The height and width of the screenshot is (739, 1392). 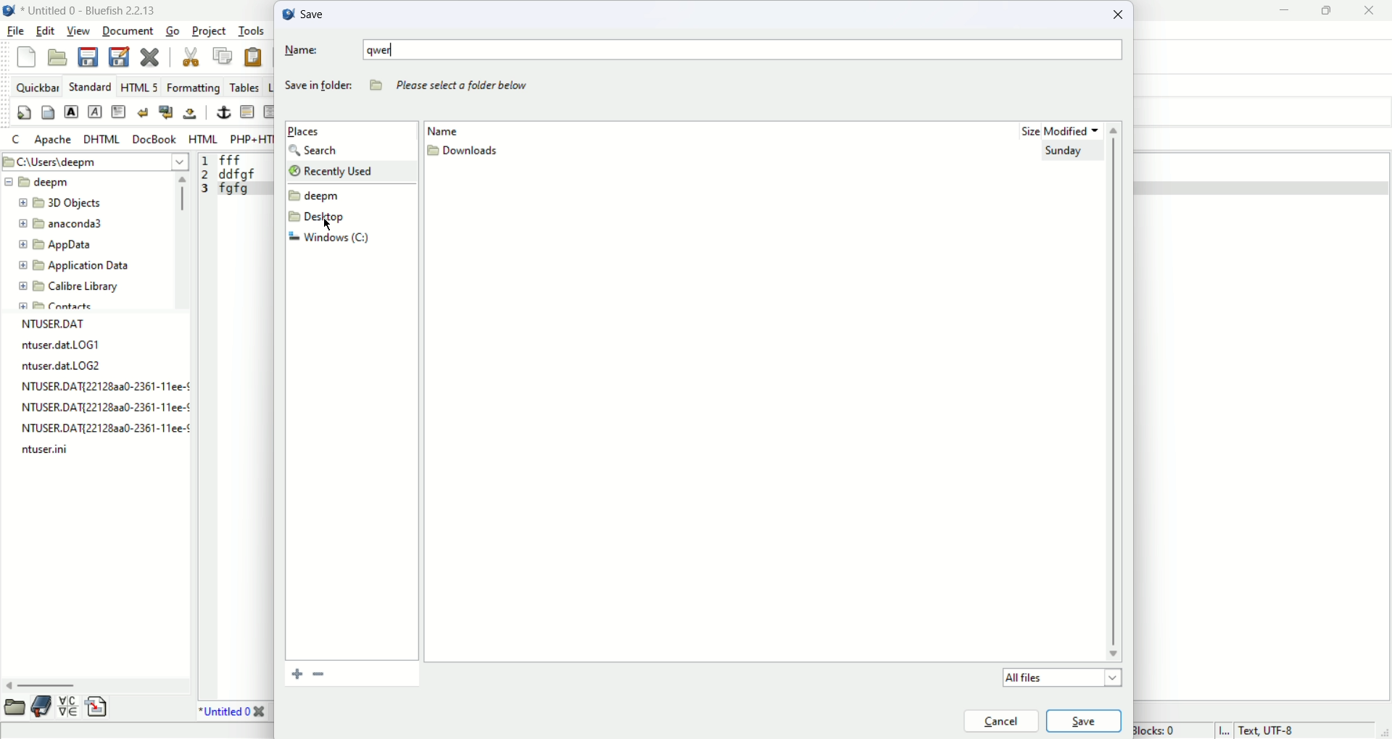 What do you see at coordinates (202, 138) in the screenshot?
I see `HTML` at bounding box center [202, 138].